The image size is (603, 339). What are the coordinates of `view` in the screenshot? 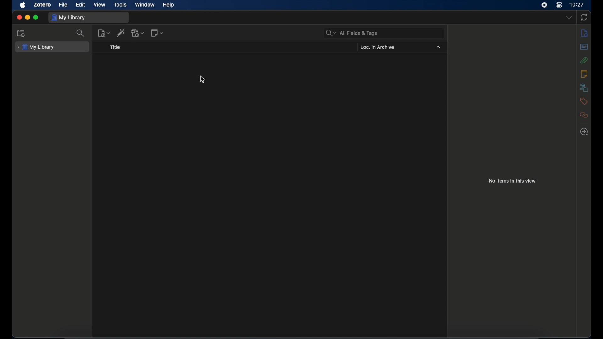 It's located at (99, 4).